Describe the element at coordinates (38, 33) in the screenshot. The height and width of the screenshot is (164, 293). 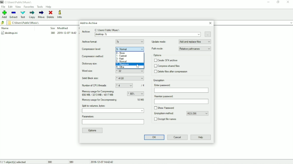
I see `desktop.ini` at that location.